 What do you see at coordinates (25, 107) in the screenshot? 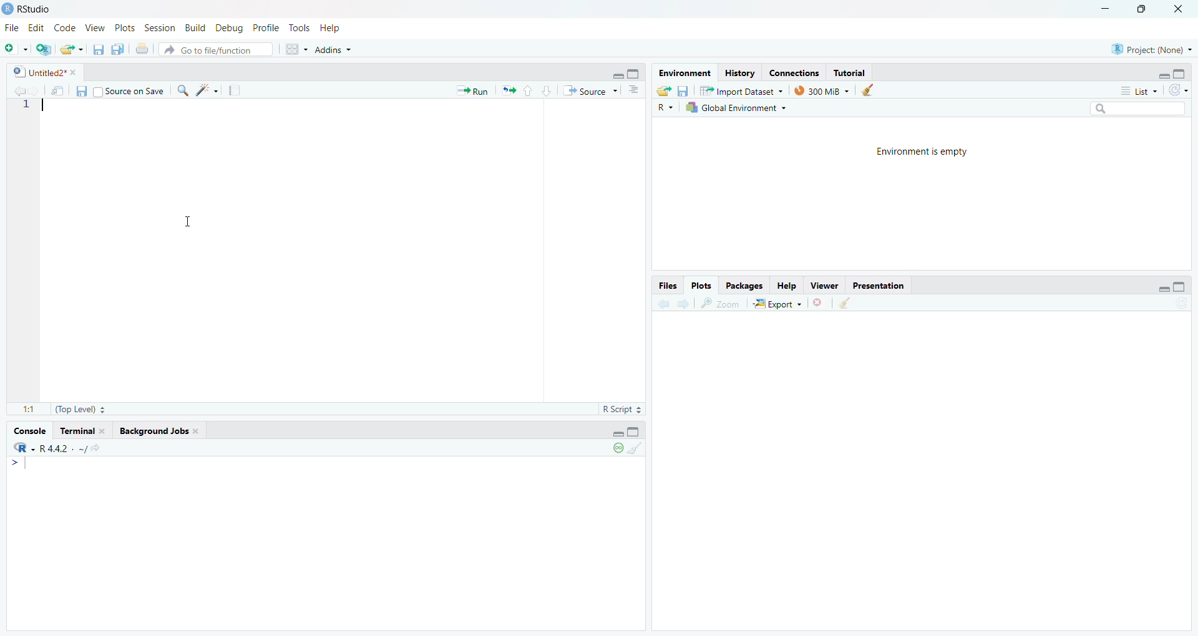
I see `1` at bounding box center [25, 107].